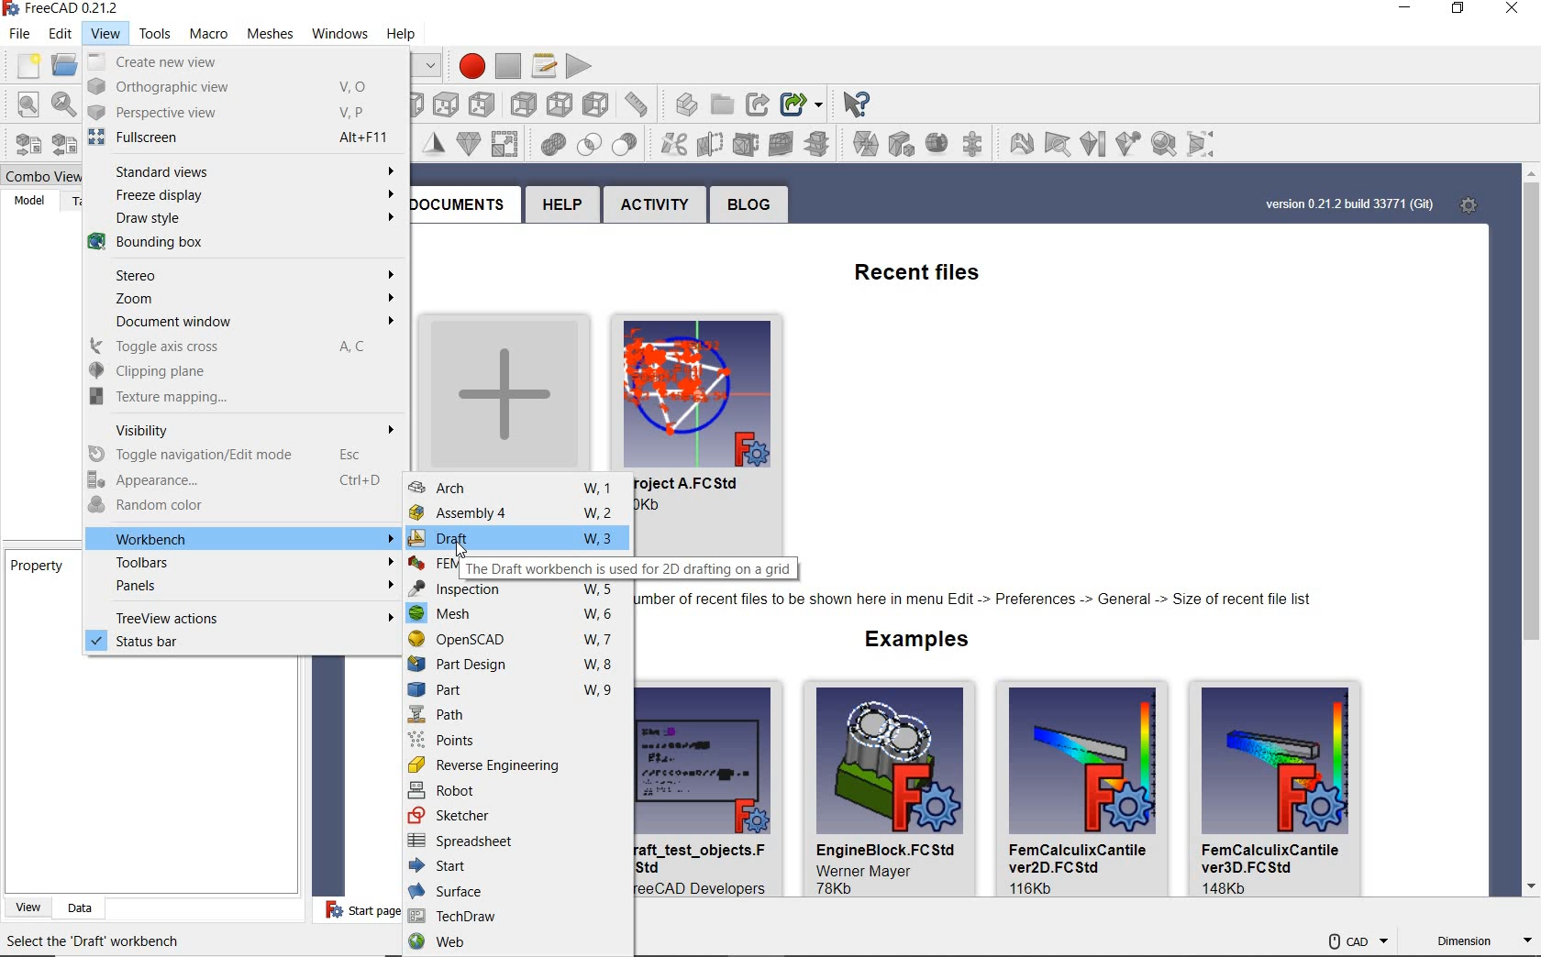  Describe the element at coordinates (525, 103) in the screenshot. I see `bottom` at that location.